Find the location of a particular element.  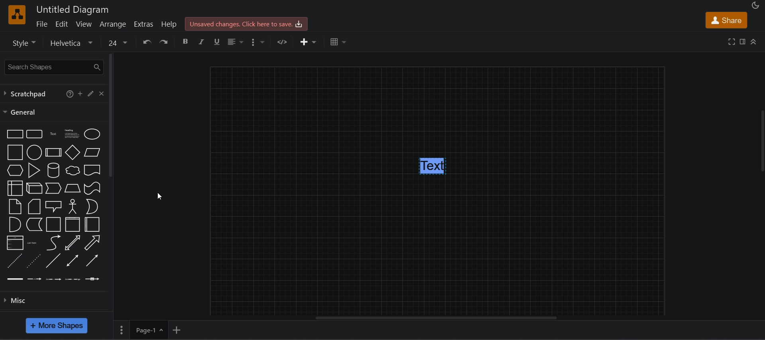

Dotted line is located at coordinates (33, 261).